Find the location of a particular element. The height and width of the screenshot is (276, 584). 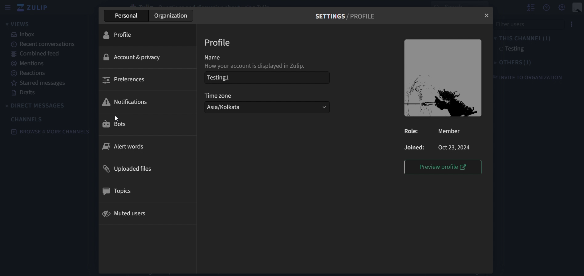

member is located at coordinates (448, 132).